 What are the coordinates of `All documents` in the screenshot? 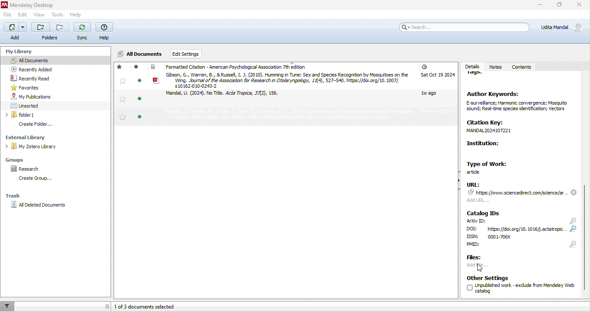 It's located at (140, 54).